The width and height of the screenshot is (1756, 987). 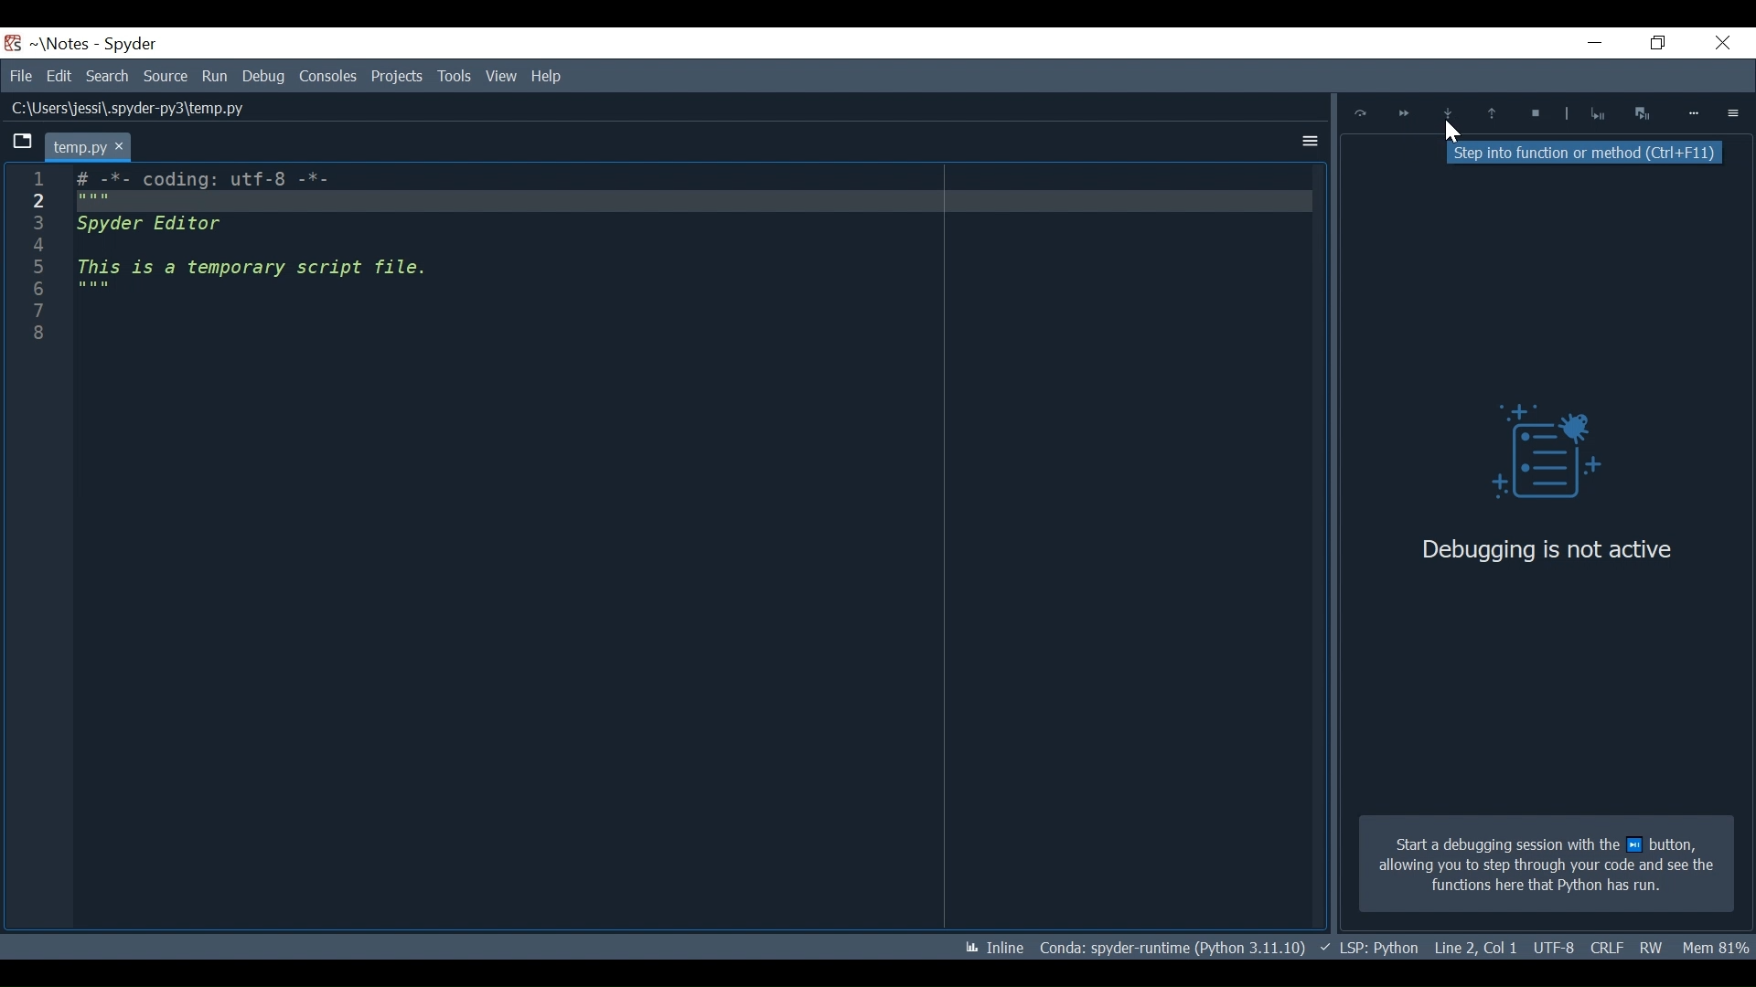 What do you see at coordinates (1606, 947) in the screenshot?
I see `File Encoding` at bounding box center [1606, 947].